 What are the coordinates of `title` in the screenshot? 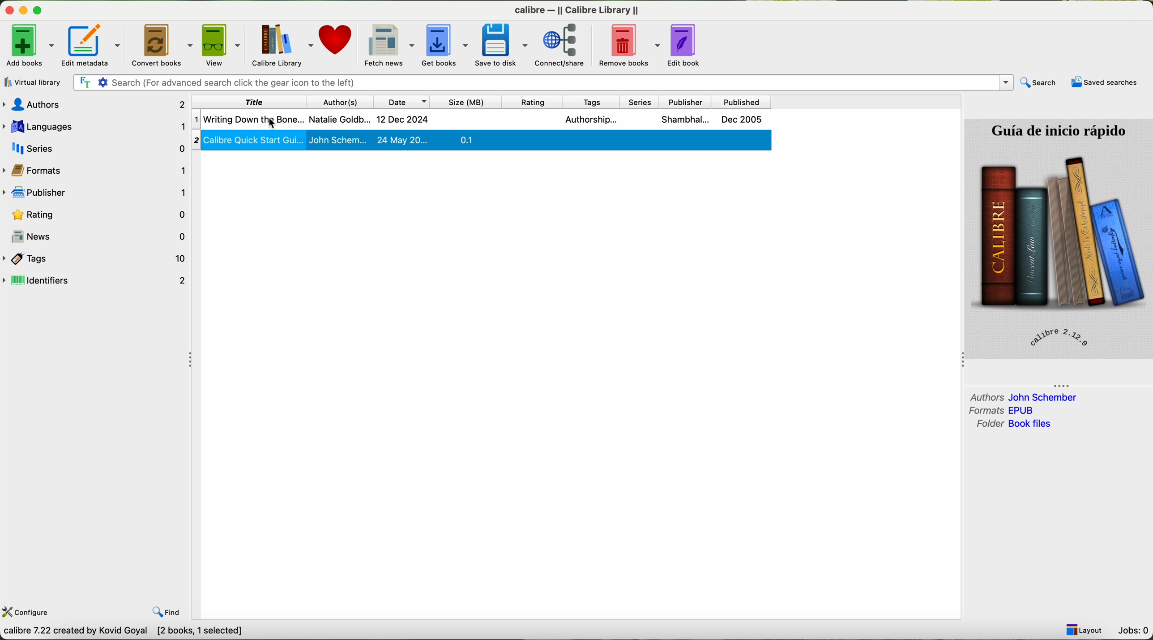 It's located at (270, 102).